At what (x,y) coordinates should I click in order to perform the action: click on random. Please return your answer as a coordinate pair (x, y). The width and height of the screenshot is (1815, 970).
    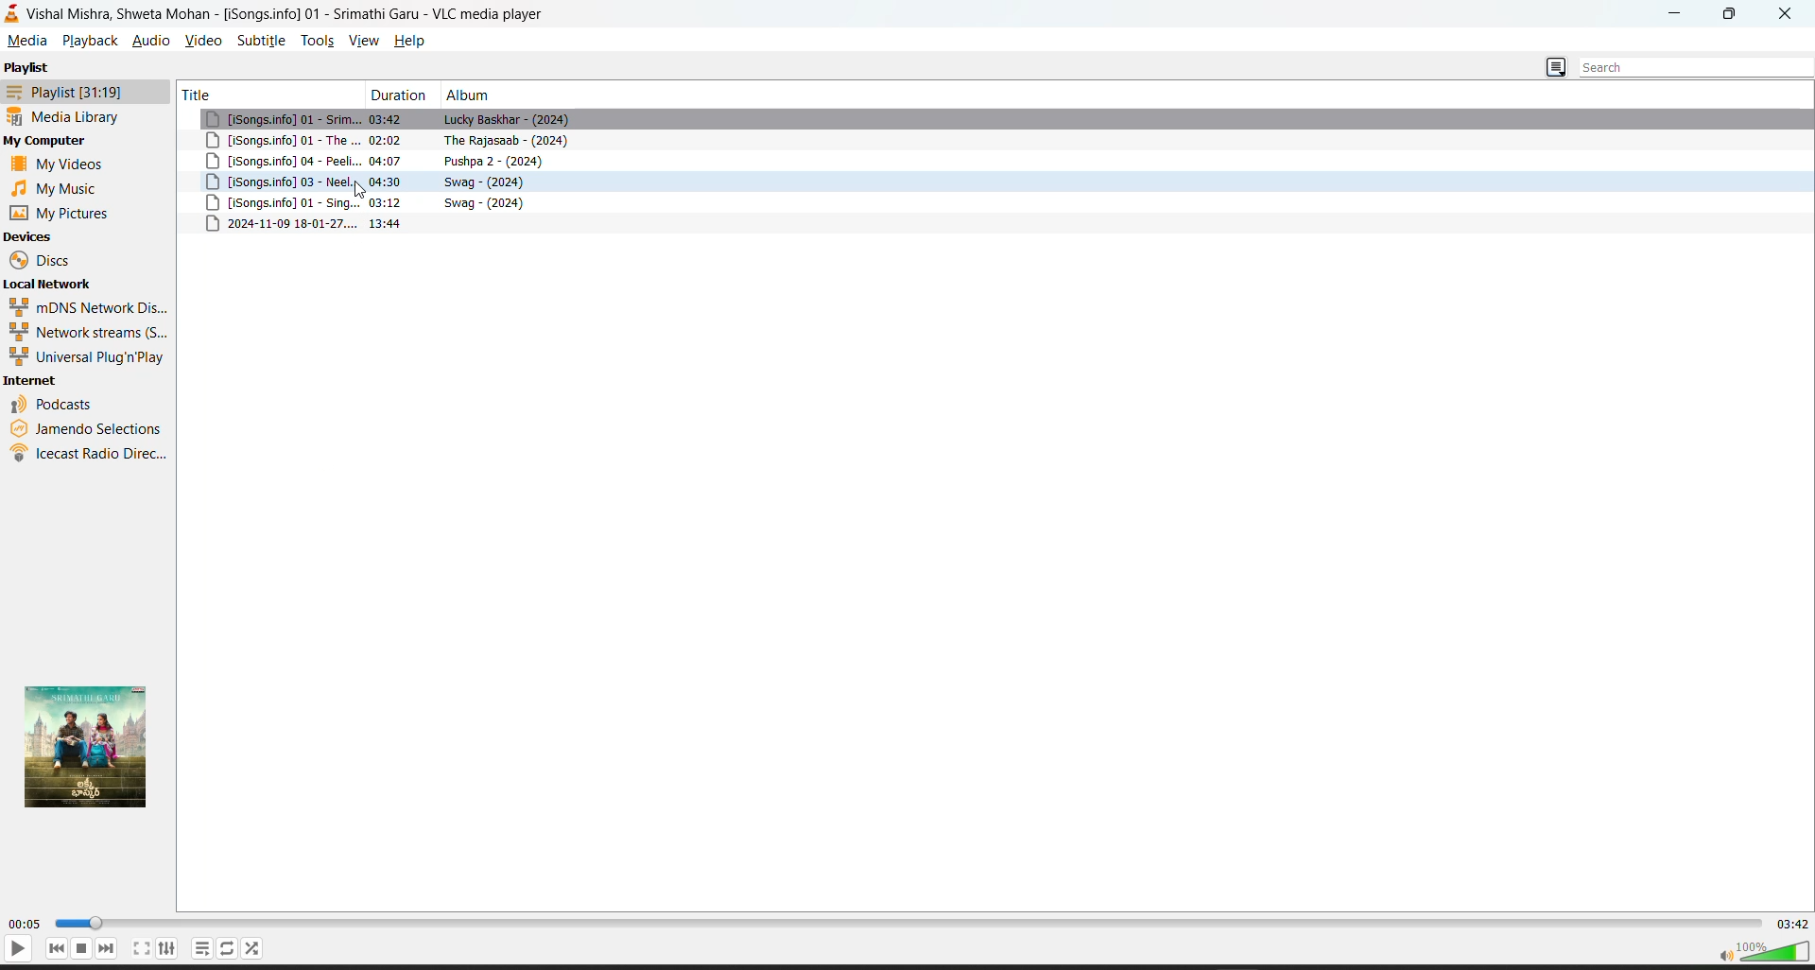
    Looking at the image, I should click on (252, 948).